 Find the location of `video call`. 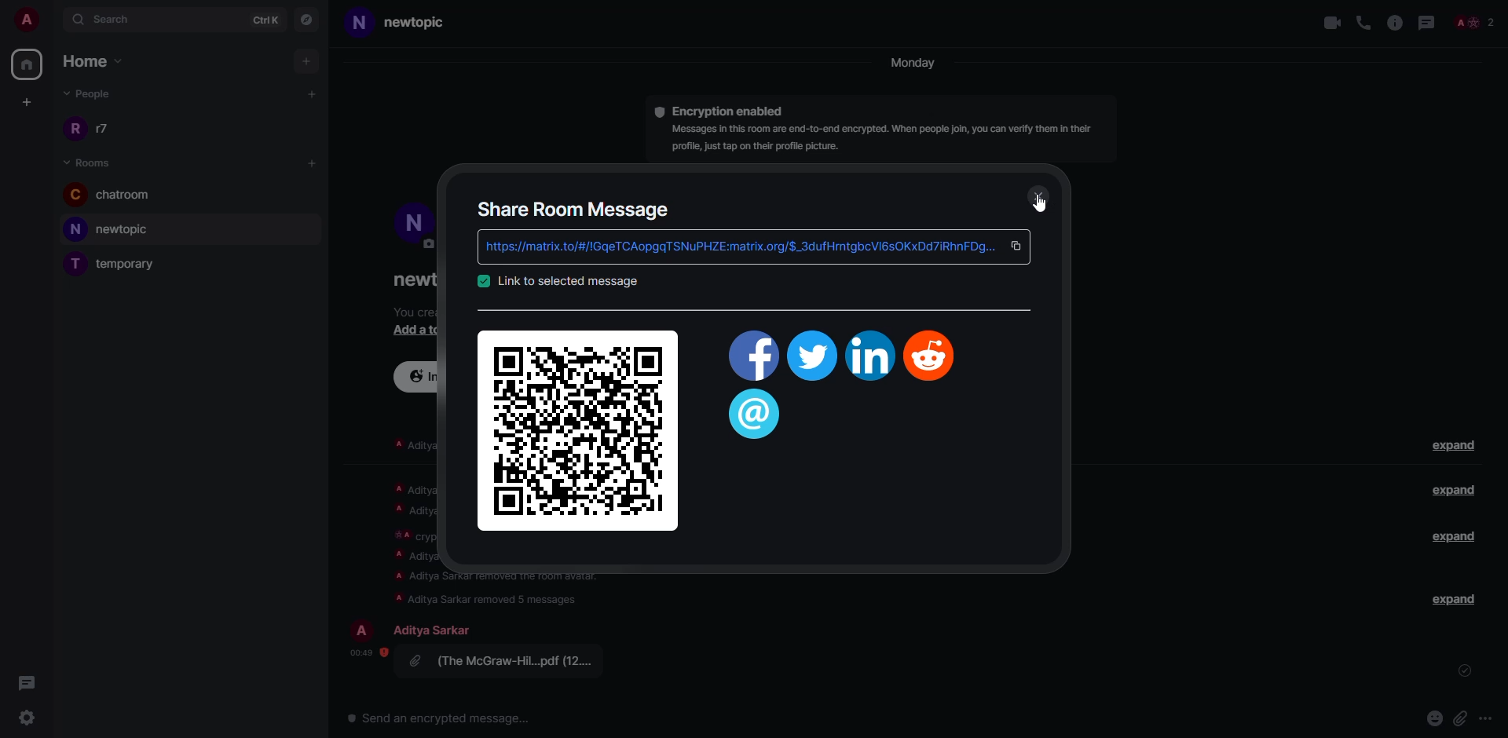

video call is located at coordinates (1330, 22).